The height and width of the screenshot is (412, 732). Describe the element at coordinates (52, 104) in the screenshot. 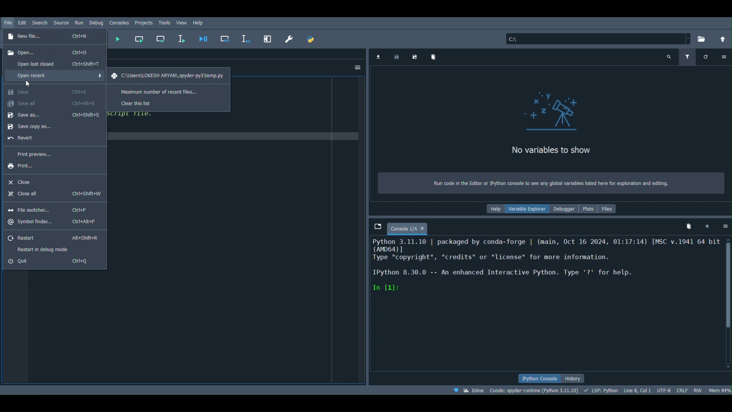

I see `Save all` at that location.